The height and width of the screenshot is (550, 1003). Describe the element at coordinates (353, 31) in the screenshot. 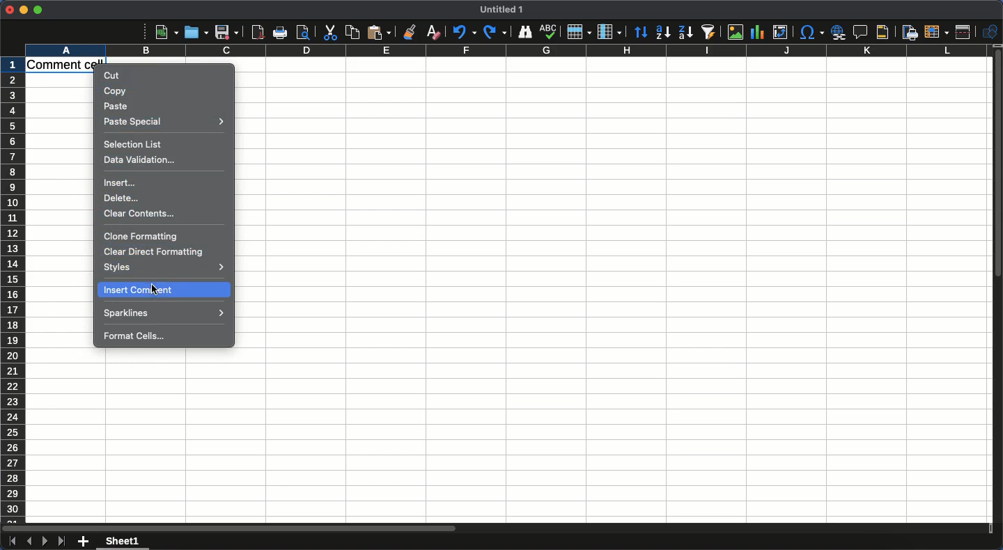

I see `Copy` at that location.